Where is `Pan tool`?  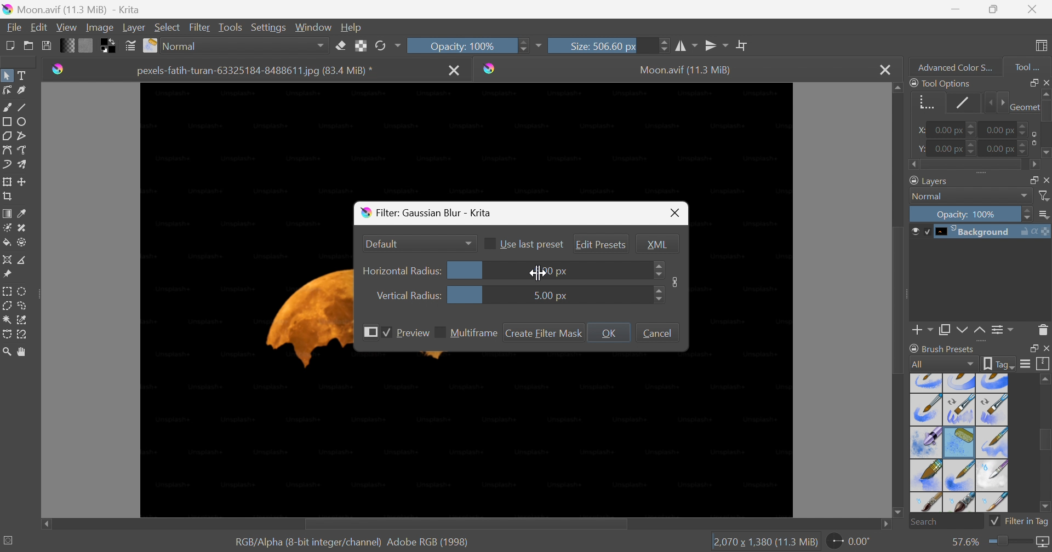 Pan tool is located at coordinates (25, 352).